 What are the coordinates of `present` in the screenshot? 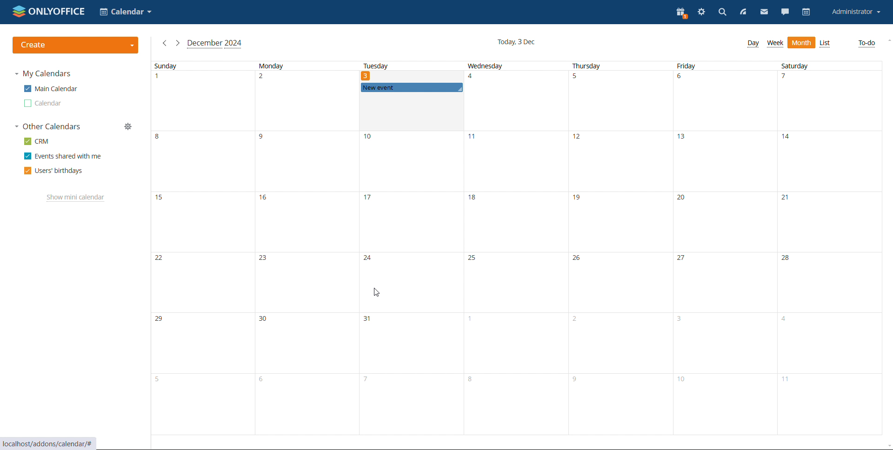 It's located at (683, 13).